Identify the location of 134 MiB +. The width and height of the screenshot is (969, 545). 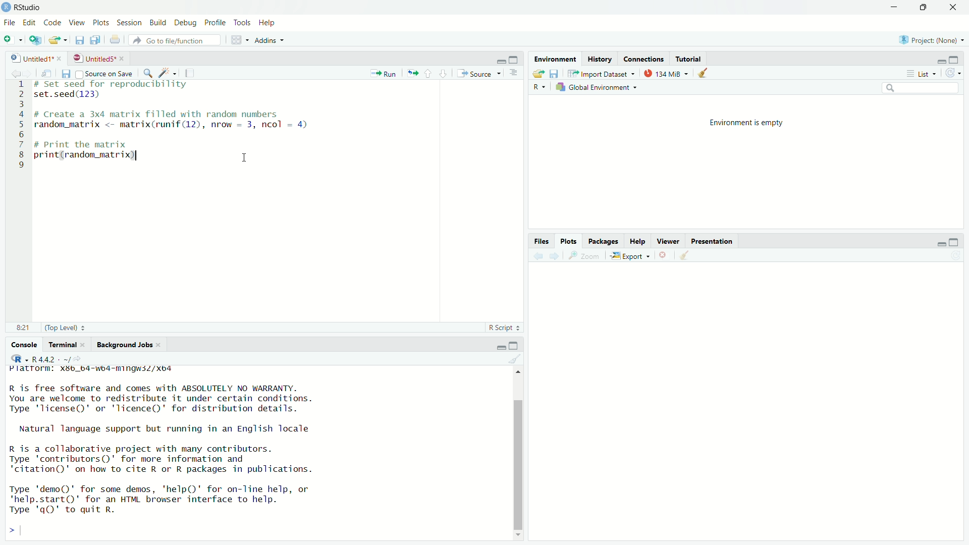
(667, 74).